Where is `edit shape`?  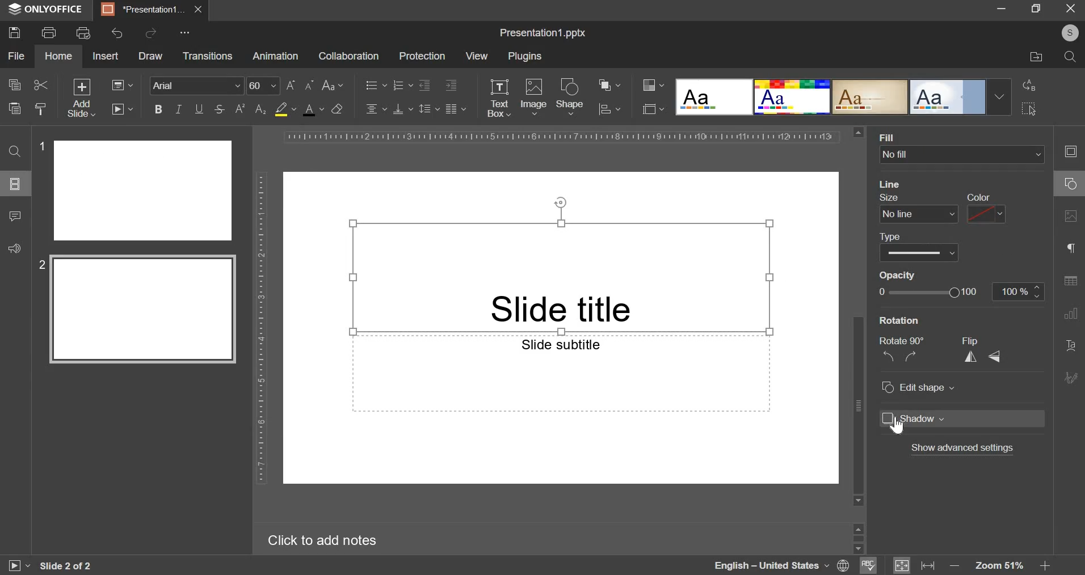 edit shape is located at coordinates (917, 387).